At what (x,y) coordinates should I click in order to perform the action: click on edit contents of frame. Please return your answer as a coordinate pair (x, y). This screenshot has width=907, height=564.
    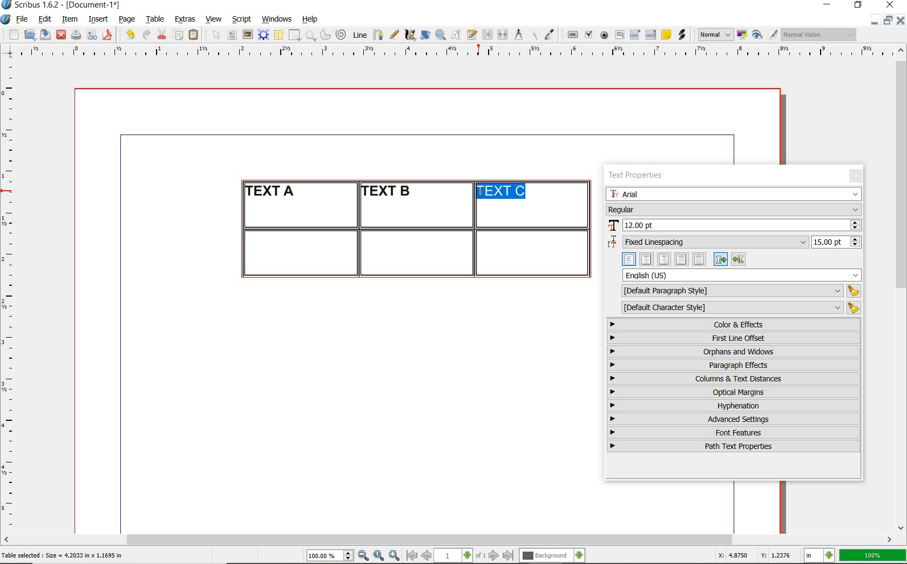
    Looking at the image, I should click on (456, 34).